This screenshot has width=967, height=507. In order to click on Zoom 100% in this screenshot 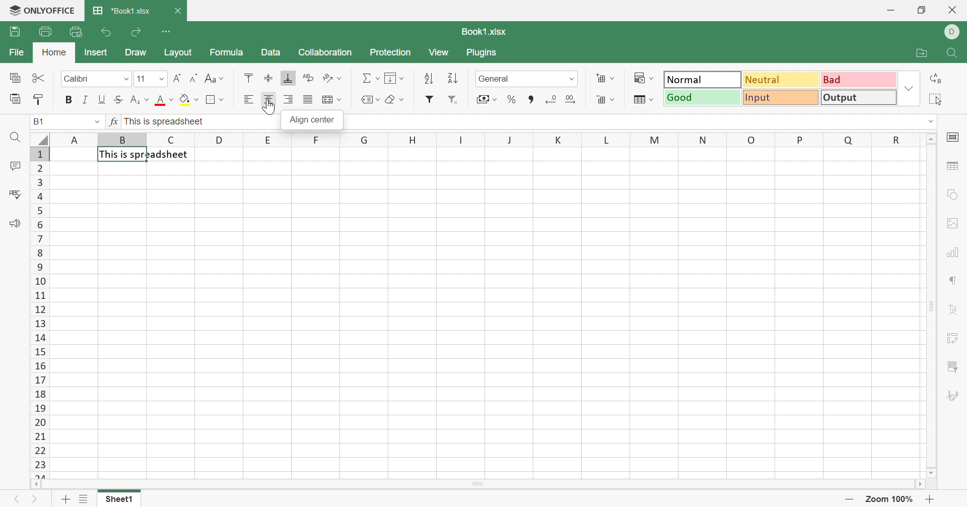, I will do `click(888, 499)`.